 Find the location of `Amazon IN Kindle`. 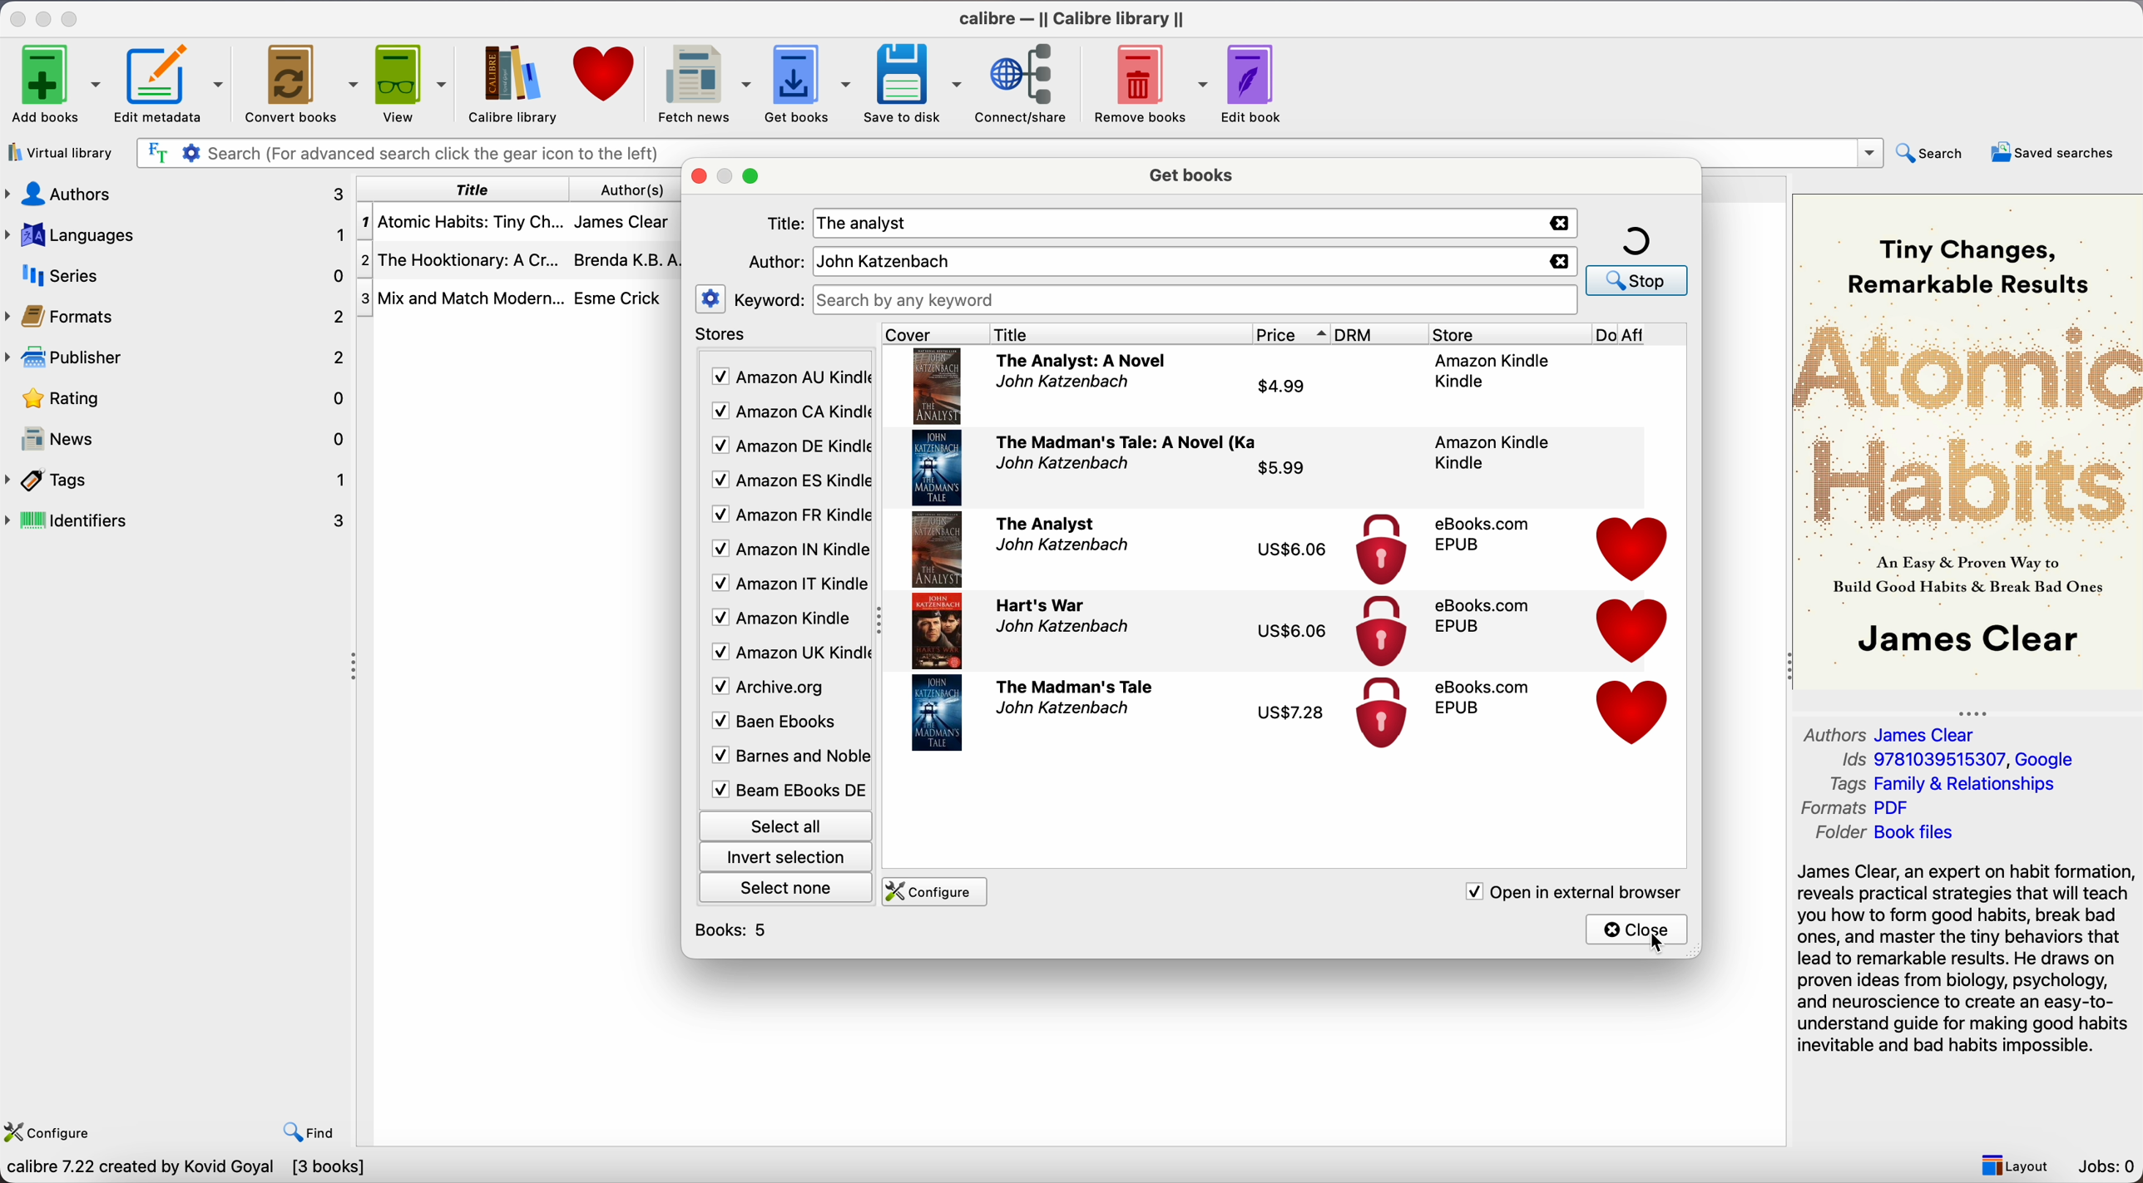

Amazon IN Kindle is located at coordinates (788, 553).